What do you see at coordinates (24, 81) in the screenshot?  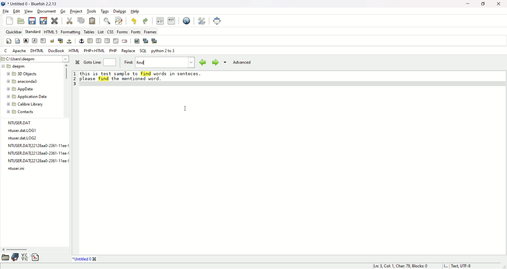 I see `anaconda3` at bounding box center [24, 81].